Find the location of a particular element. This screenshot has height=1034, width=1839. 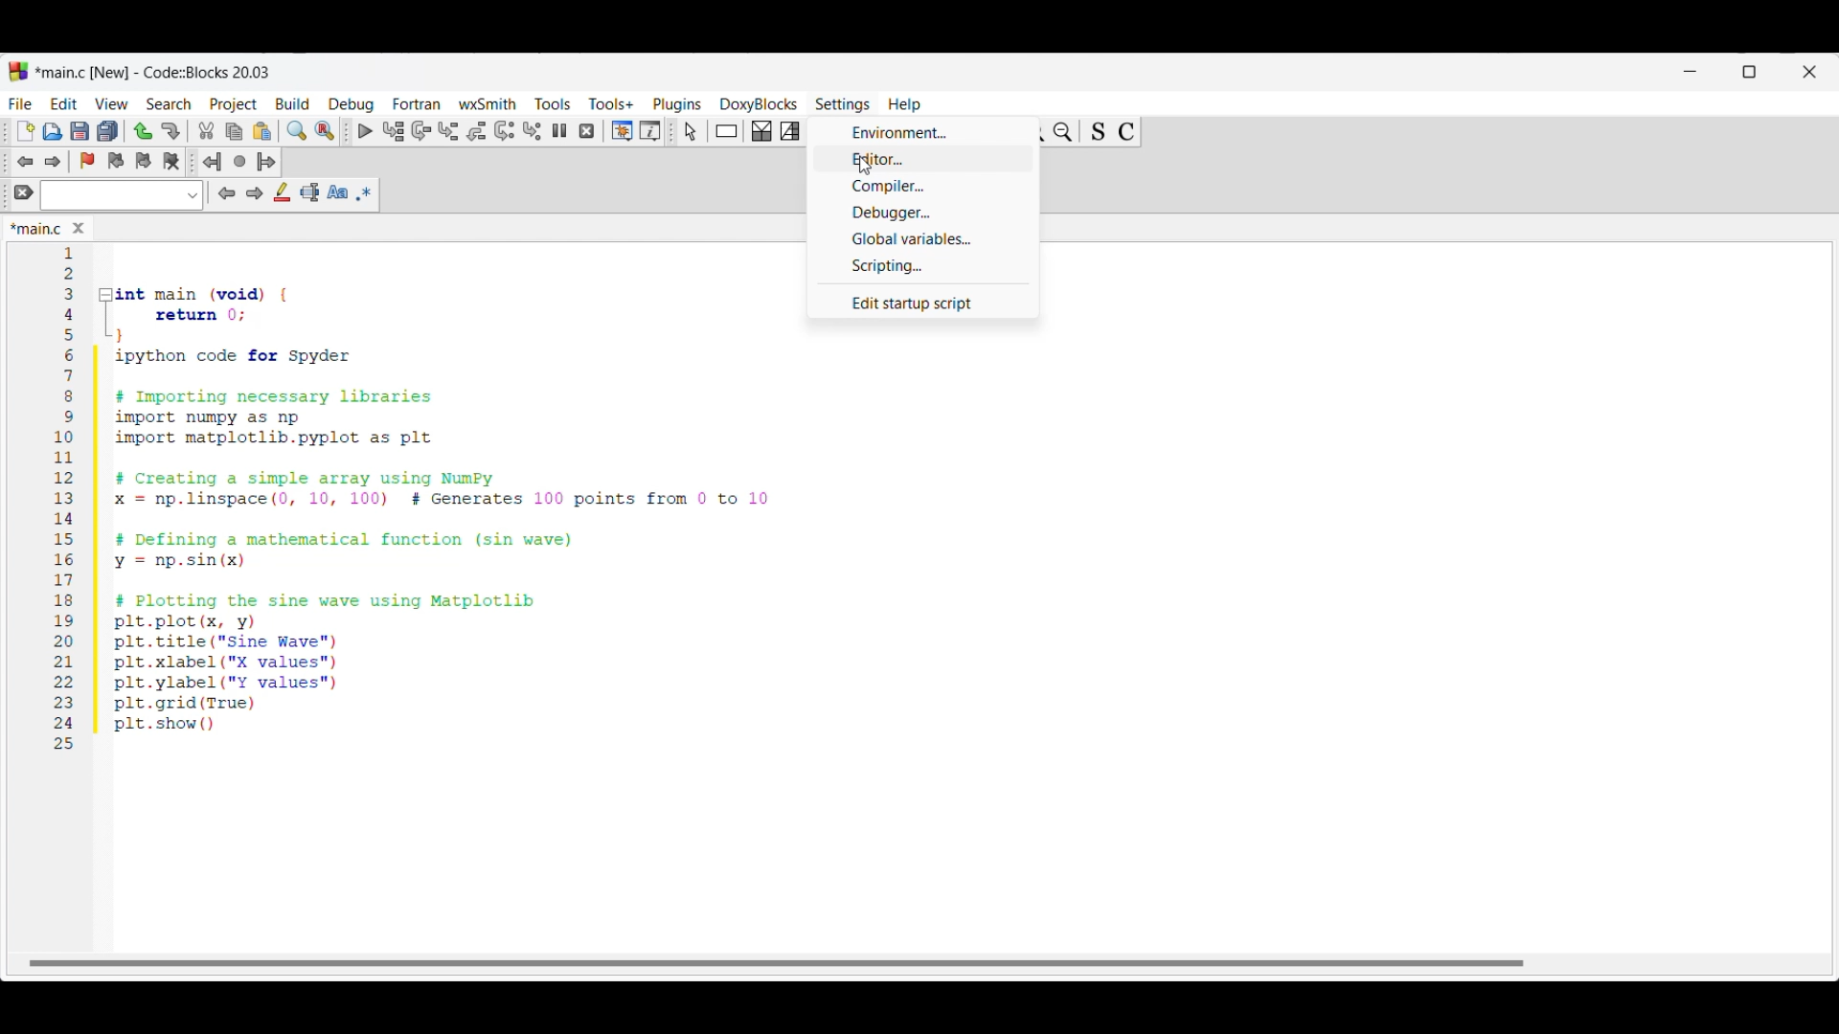

Toggle source is located at coordinates (1098, 132).